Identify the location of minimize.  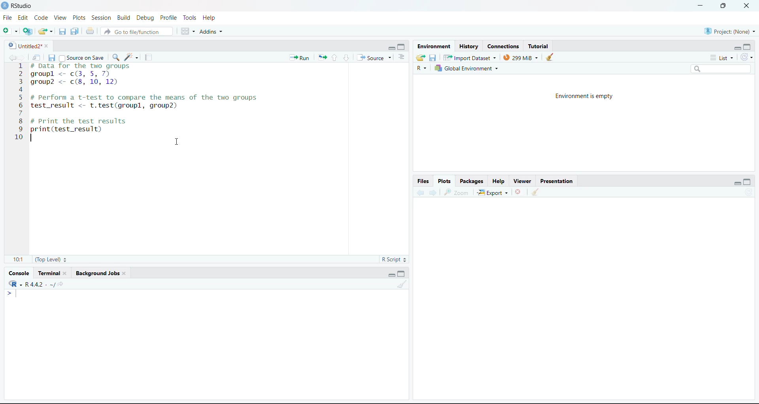
(391, 48).